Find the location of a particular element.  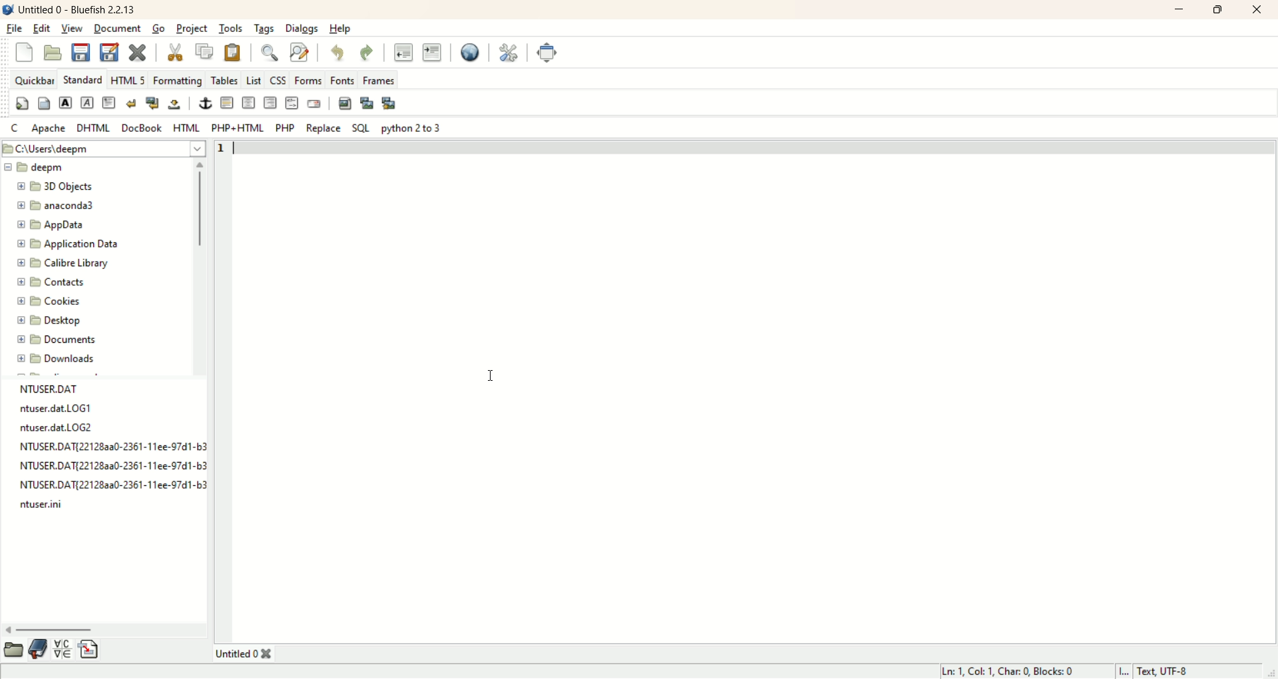

frames is located at coordinates (379, 79).